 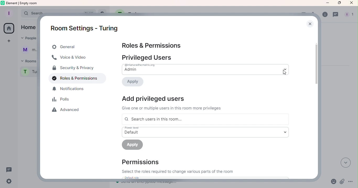 What do you see at coordinates (341, 182) in the screenshot?
I see `Attachment` at bounding box center [341, 182].